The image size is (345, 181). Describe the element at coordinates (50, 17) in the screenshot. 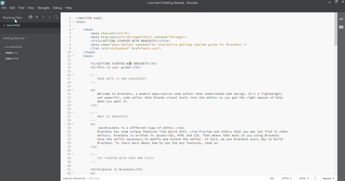

I see `split the editor` at that location.